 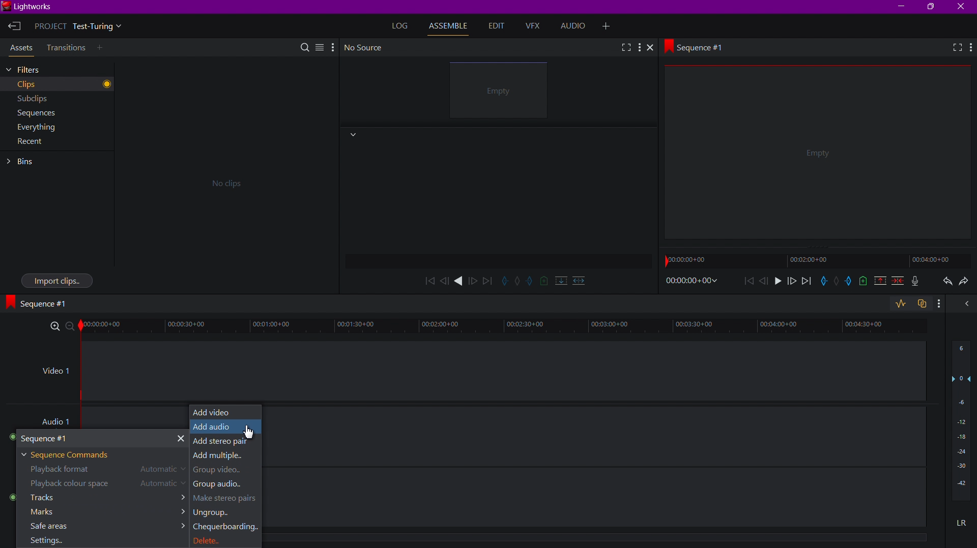 What do you see at coordinates (531, 282) in the screenshot?
I see `slip edit` at bounding box center [531, 282].